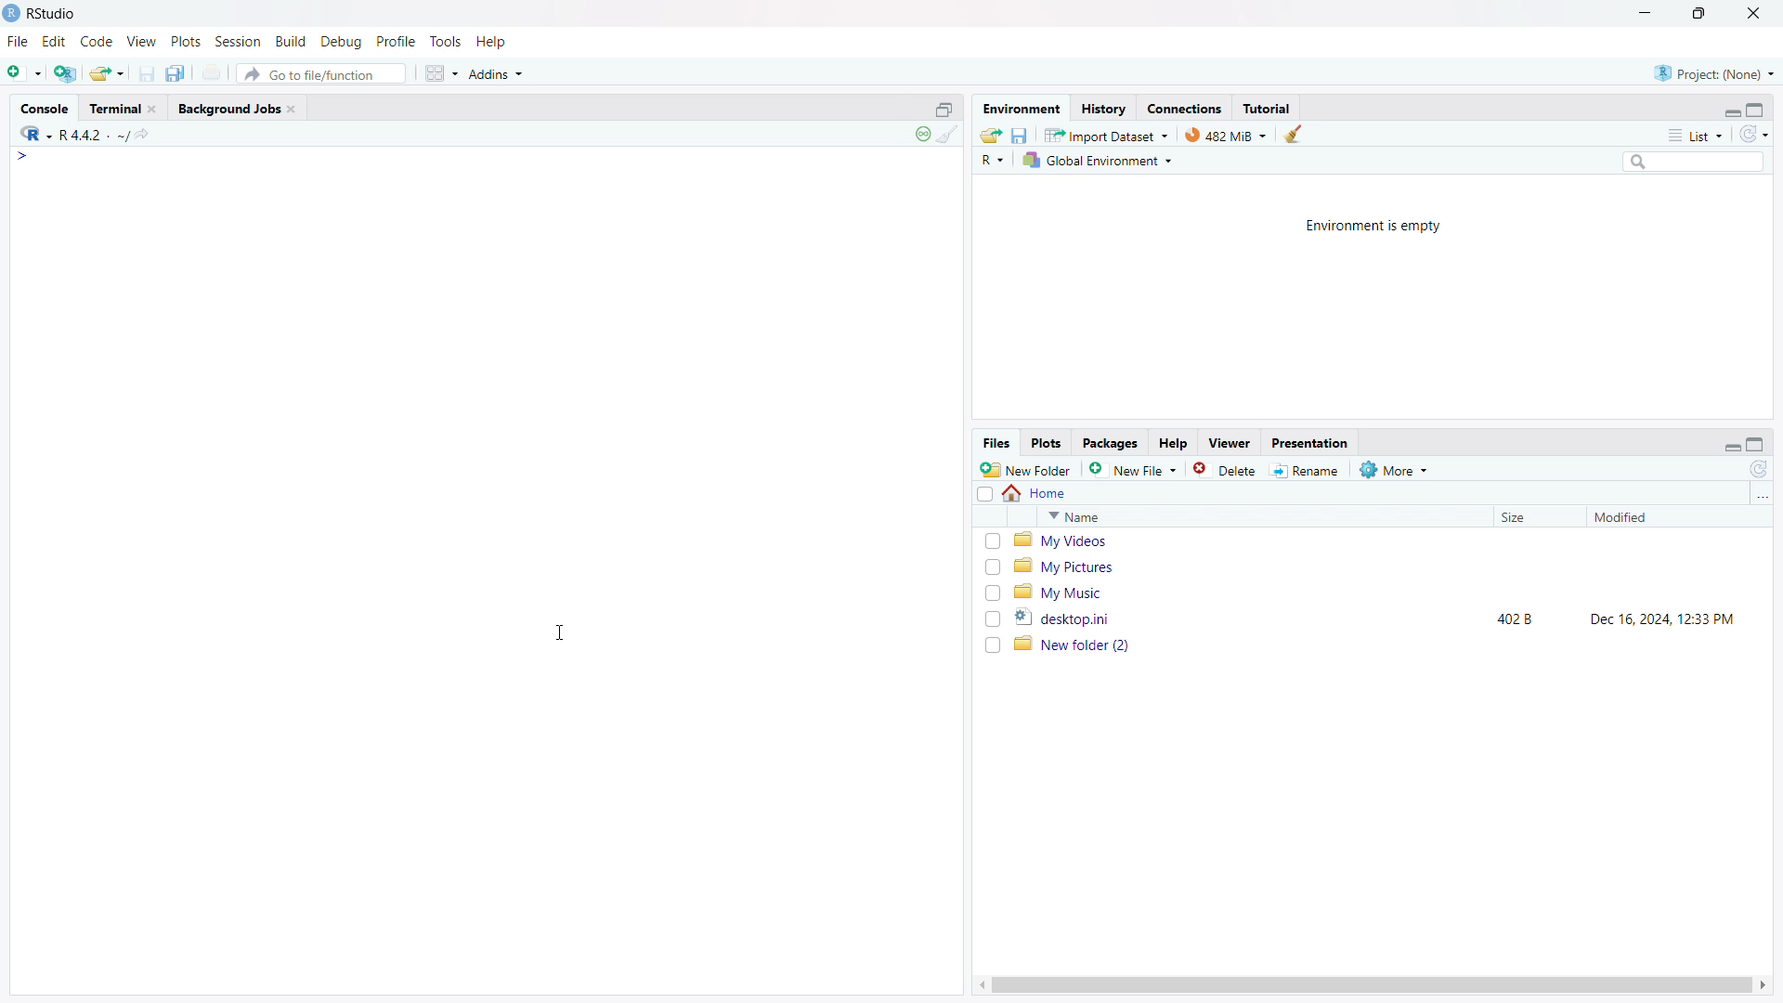 The width and height of the screenshot is (1783, 1003). I want to click on my videos, so click(1386, 541).